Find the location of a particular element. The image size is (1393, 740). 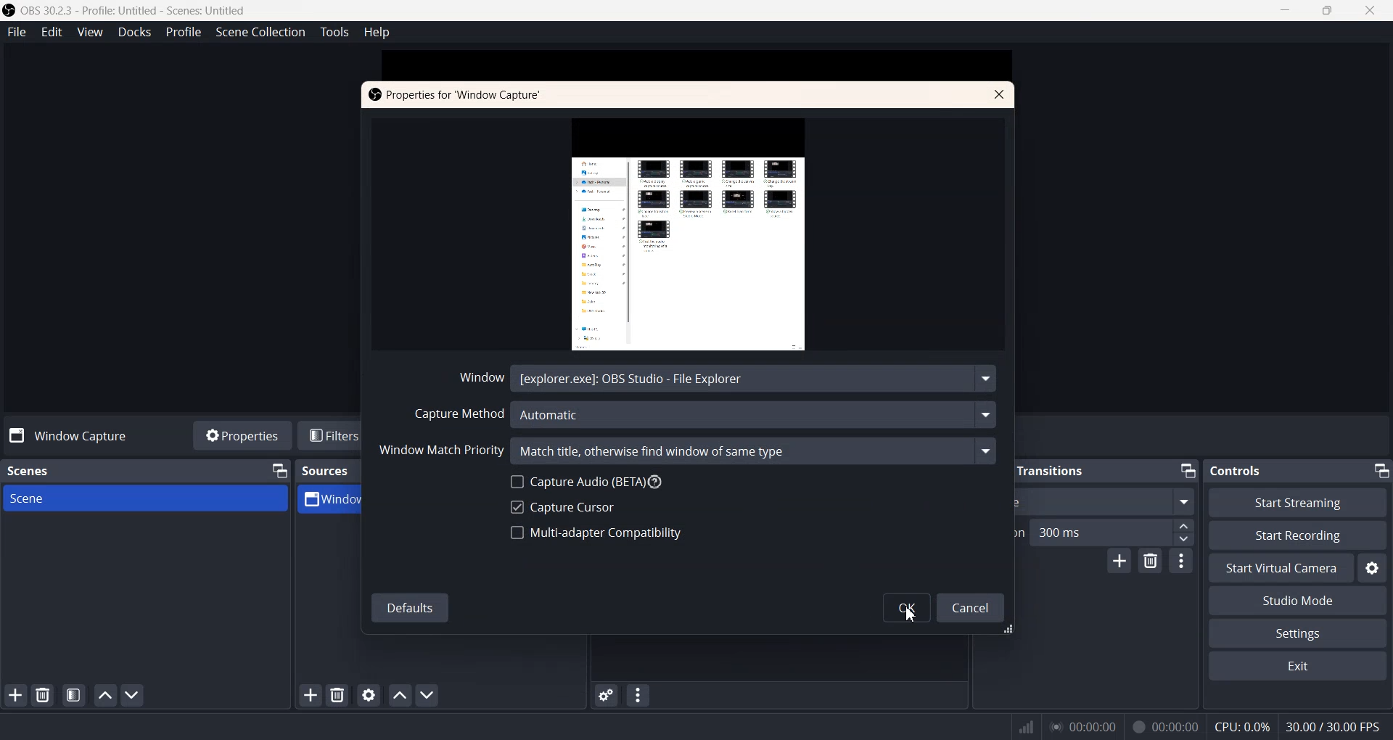

Capture Audio (BETA) is located at coordinates (588, 481).